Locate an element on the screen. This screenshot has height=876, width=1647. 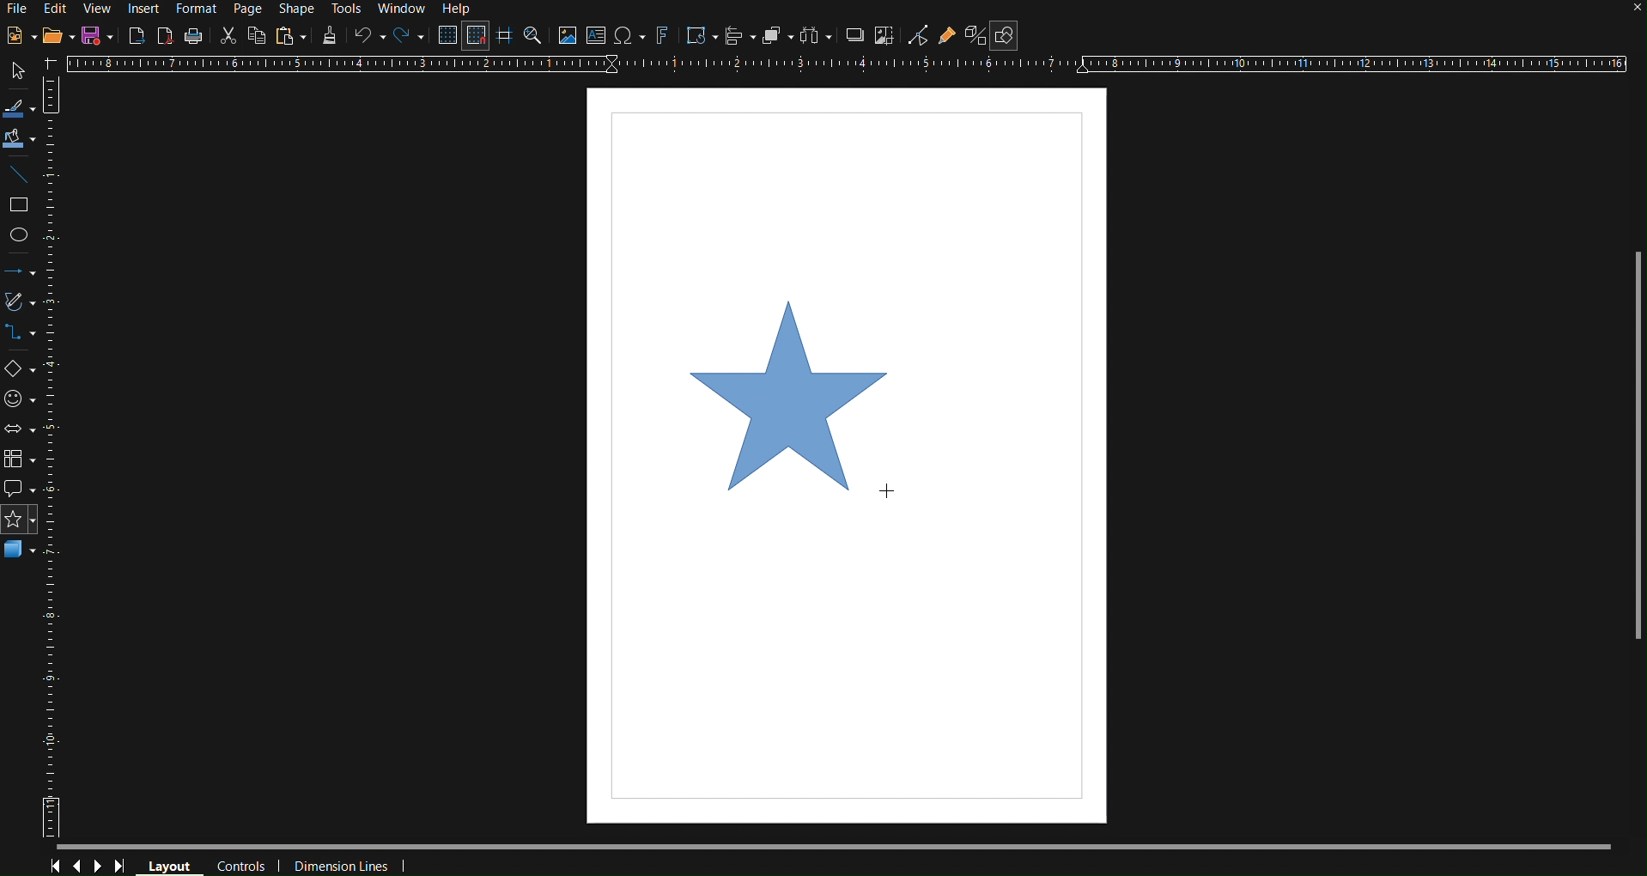
Save is located at coordinates (97, 34).